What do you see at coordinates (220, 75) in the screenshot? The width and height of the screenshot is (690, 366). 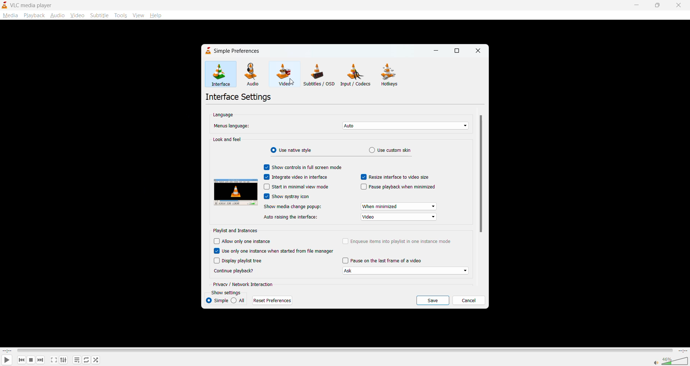 I see `interface` at bounding box center [220, 75].